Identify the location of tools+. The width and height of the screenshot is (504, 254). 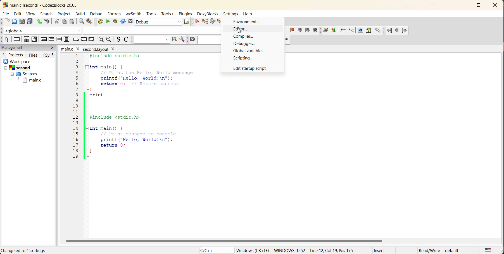
(168, 14).